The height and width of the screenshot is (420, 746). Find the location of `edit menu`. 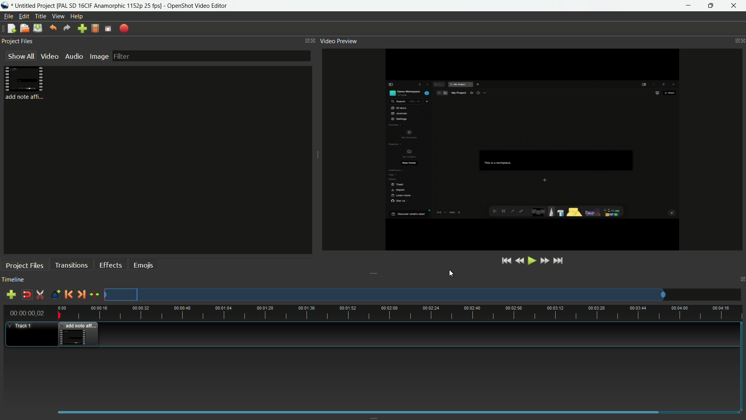

edit menu is located at coordinates (22, 16).